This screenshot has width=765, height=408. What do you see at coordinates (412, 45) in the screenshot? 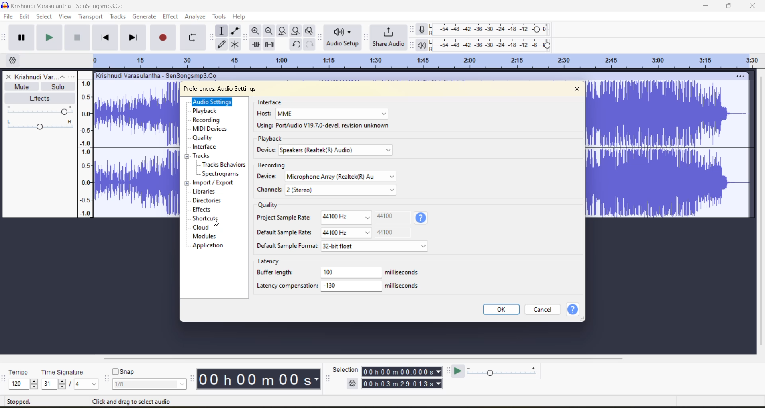
I see `playback meter toolbar` at bounding box center [412, 45].